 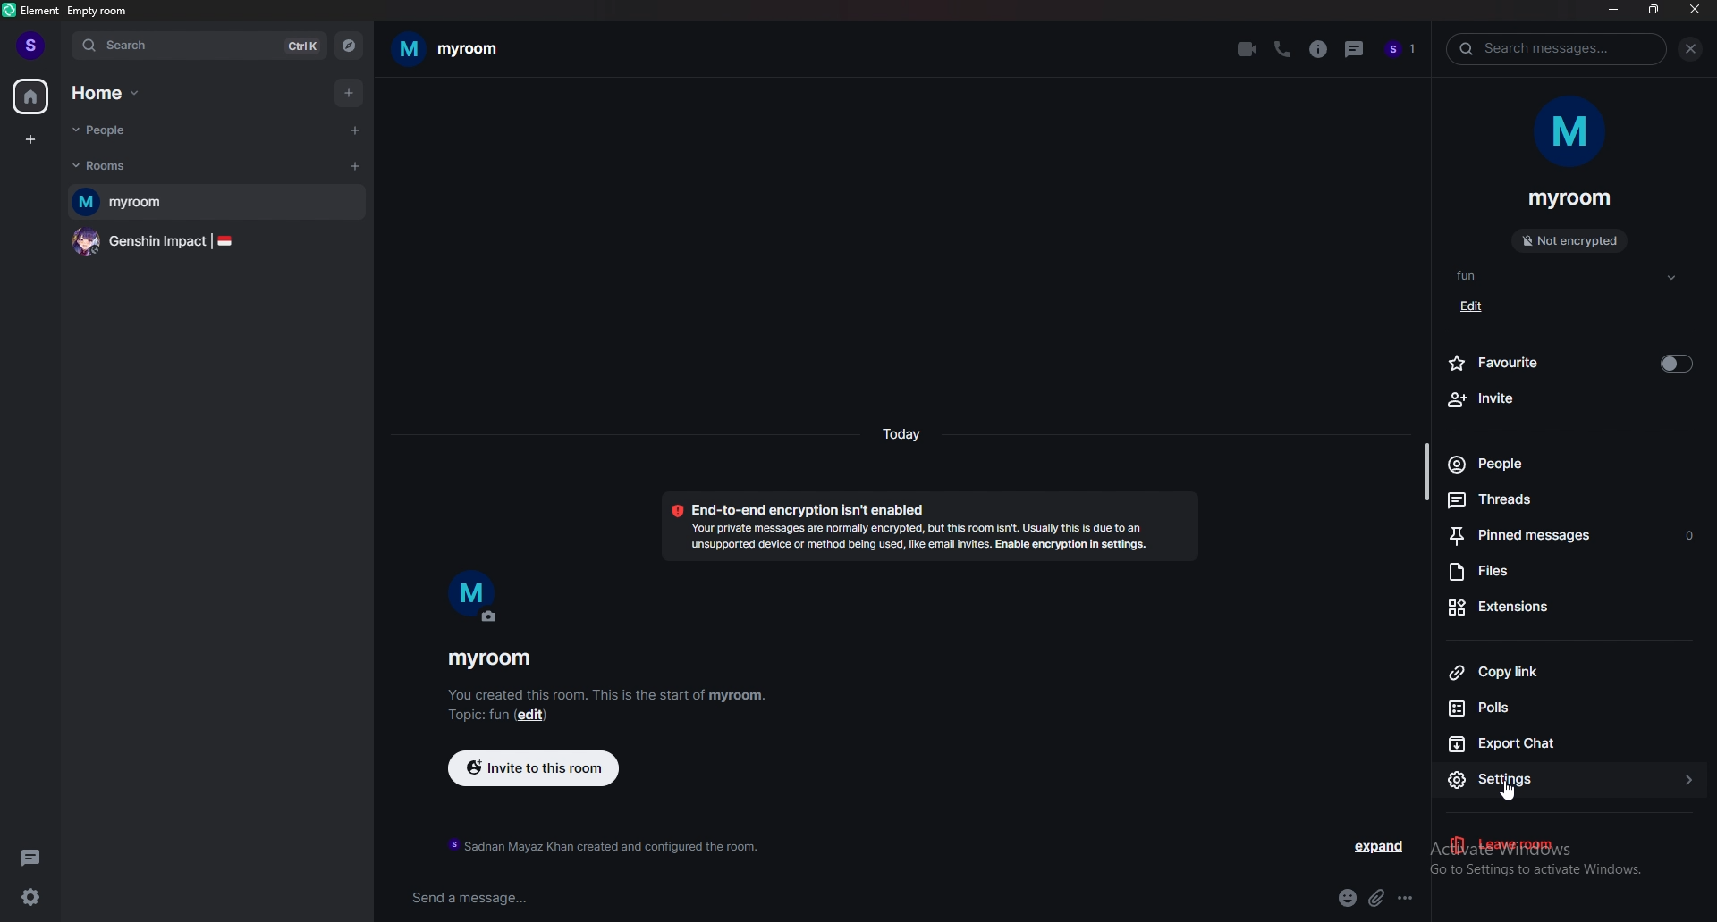 What do you see at coordinates (1376, 898) in the screenshot?
I see `attach` at bounding box center [1376, 898].